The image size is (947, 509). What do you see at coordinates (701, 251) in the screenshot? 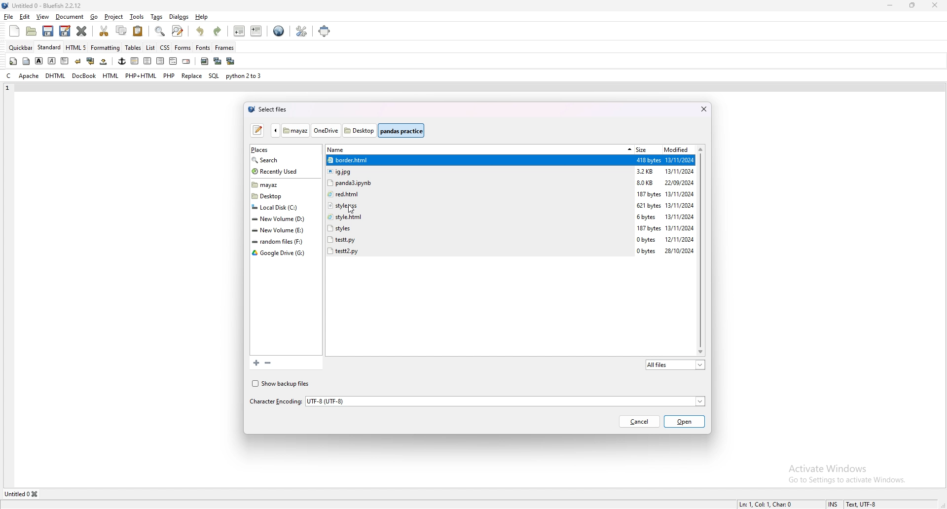
I see `scroll bar` at bounding box center [701, 251].